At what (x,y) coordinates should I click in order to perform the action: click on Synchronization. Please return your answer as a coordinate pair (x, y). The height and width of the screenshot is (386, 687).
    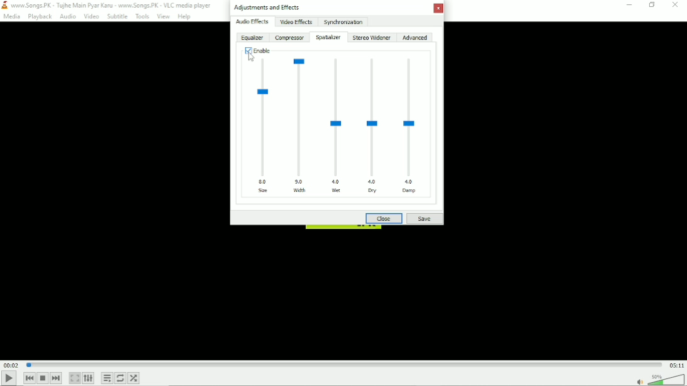
    Looking at the image, I should click on (343, 21).